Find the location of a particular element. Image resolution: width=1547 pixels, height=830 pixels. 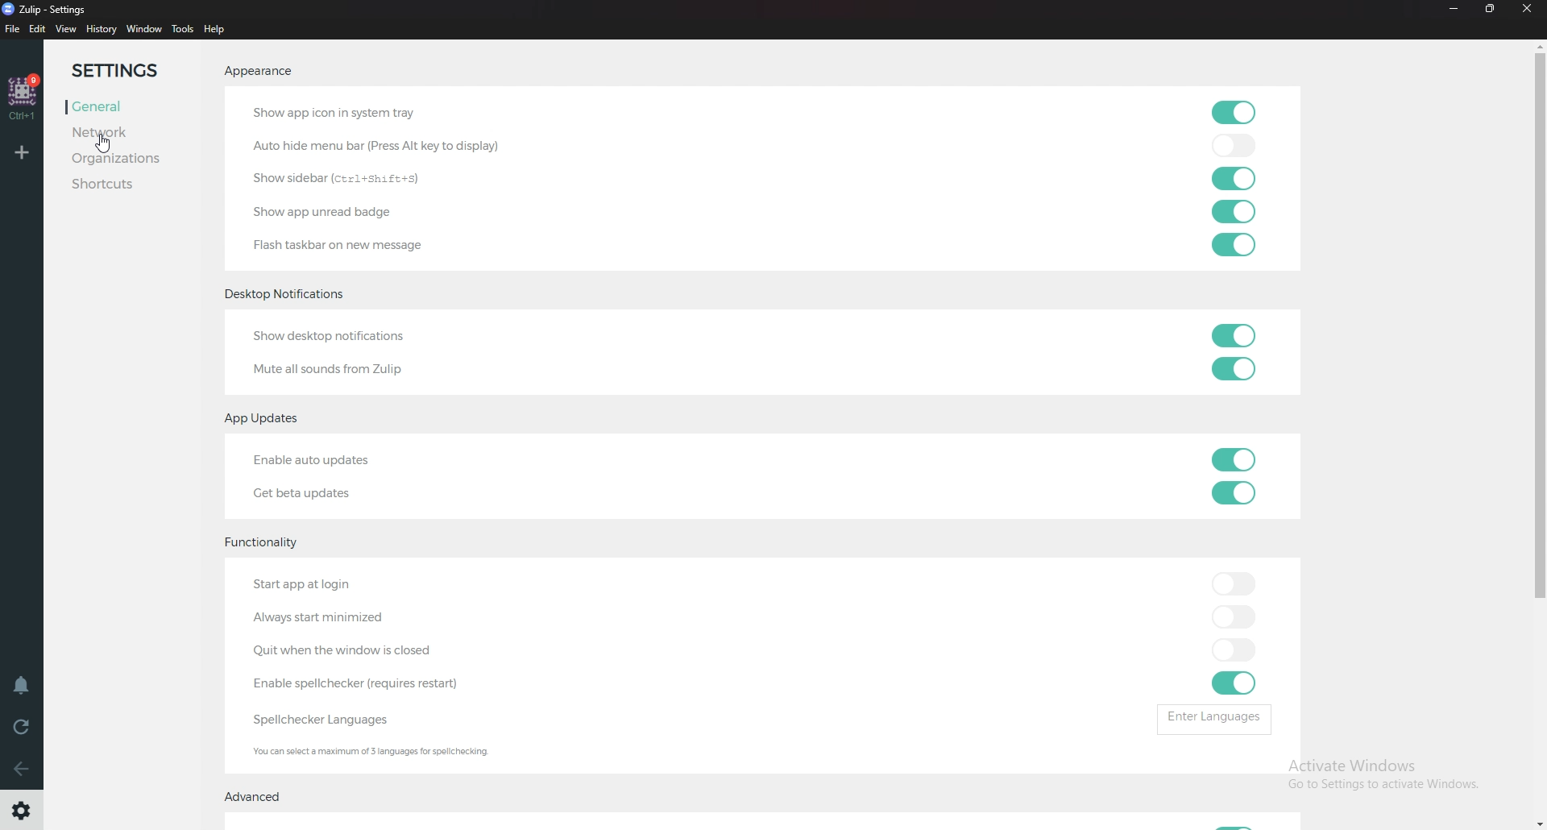

Appearance is located at coordinates (258, 71).